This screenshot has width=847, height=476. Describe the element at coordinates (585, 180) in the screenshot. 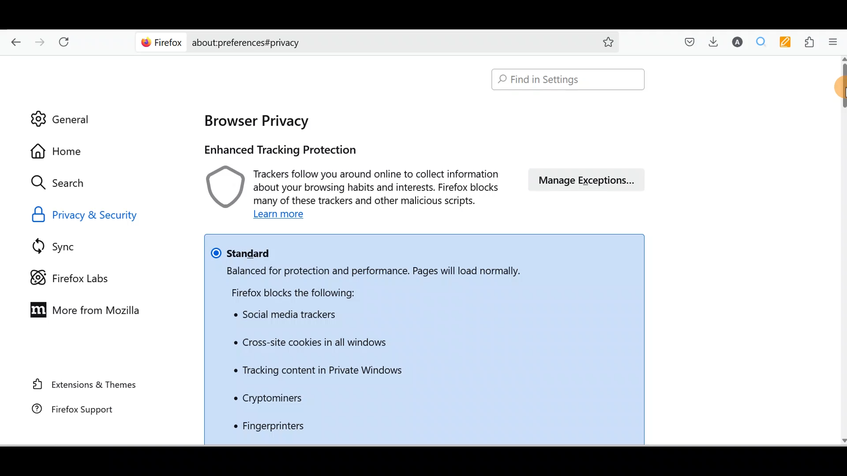

I see `Manage exceptions` at that location.